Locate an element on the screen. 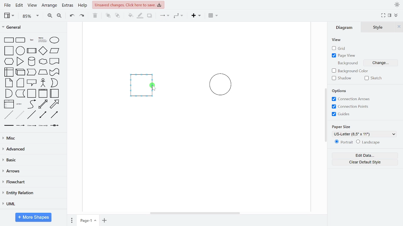 The height and width of the screenshot is (226, 403). delete is located at coordinates (95, 15).